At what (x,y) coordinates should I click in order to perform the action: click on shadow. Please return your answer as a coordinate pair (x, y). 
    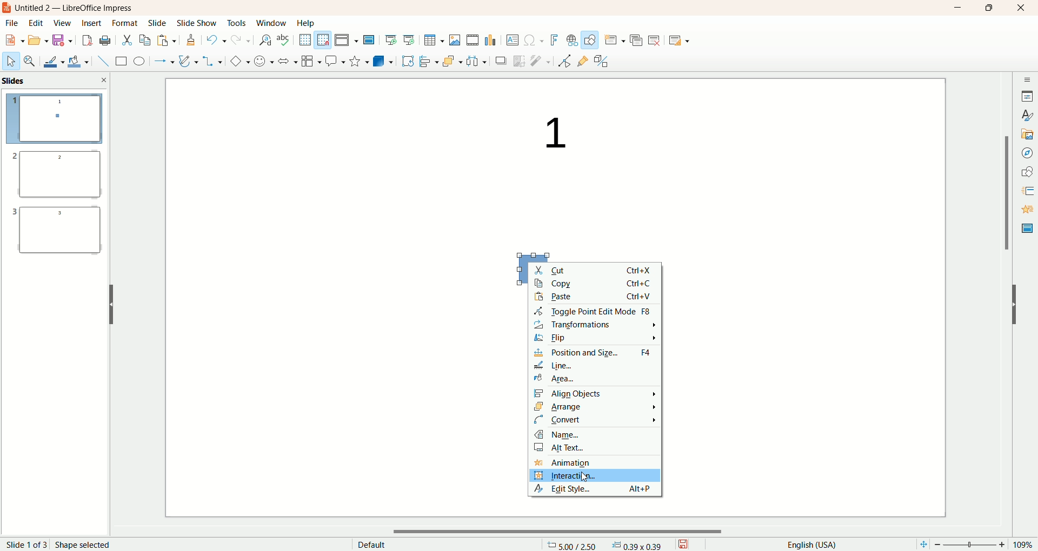
    Looking at the image, I should click on (502, 62).